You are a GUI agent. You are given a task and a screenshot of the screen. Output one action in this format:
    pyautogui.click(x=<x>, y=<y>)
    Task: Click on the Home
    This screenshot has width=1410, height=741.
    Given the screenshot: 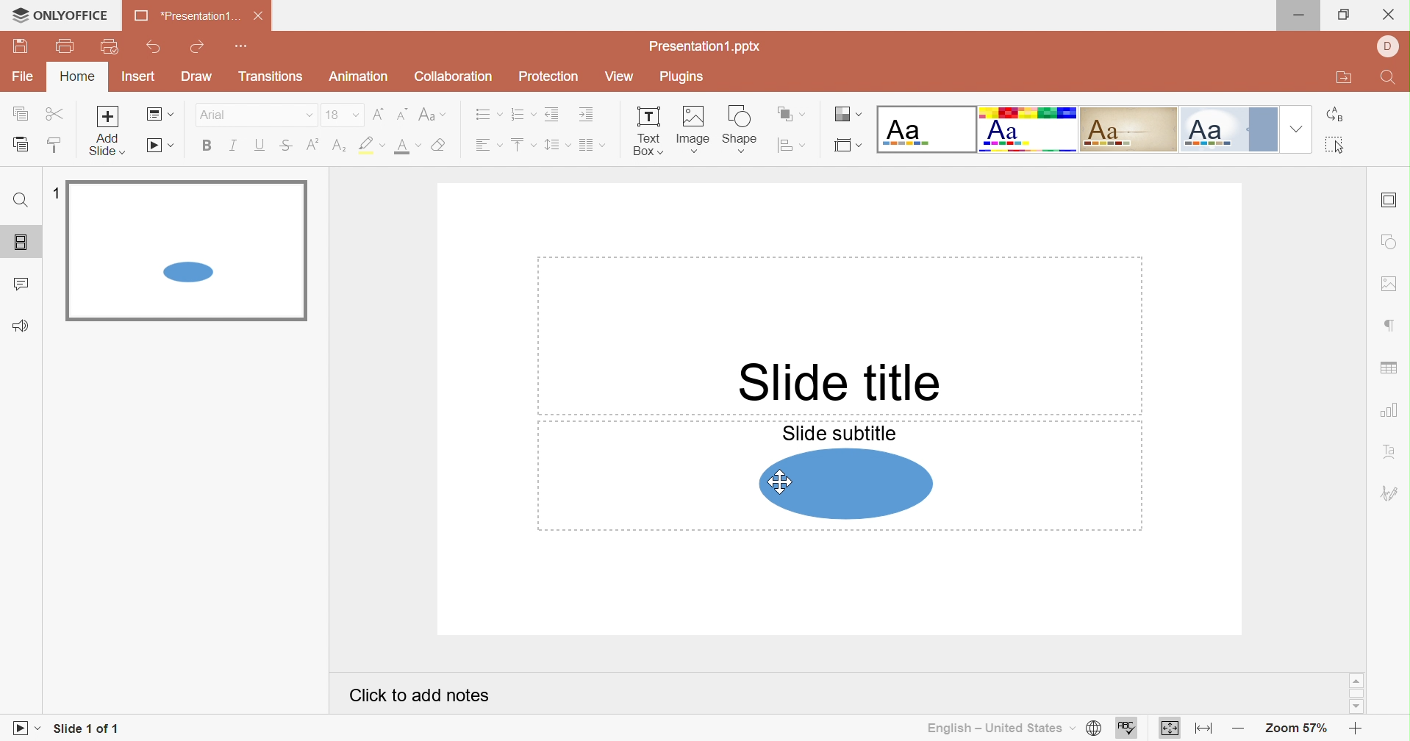 What is the action you would take?
    pyautogui.click(x=79, y=78)
    